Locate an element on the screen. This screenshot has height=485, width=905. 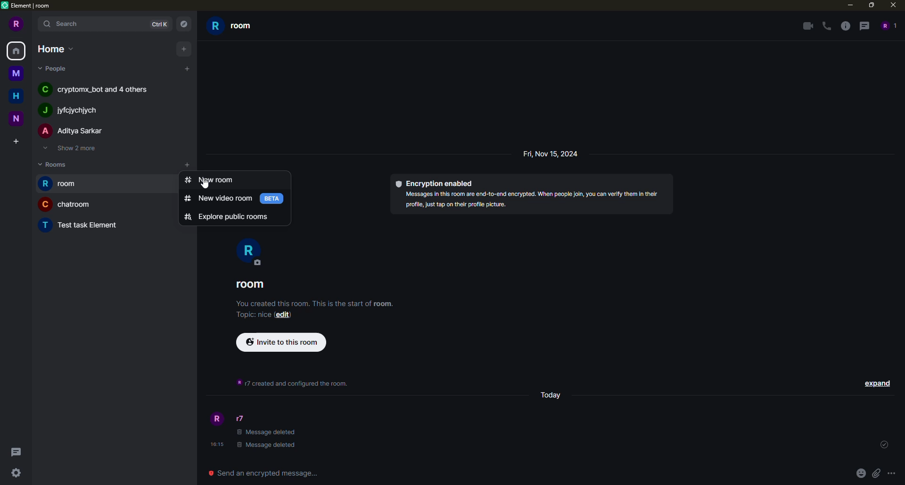
room is located at coordinates (236, 28).